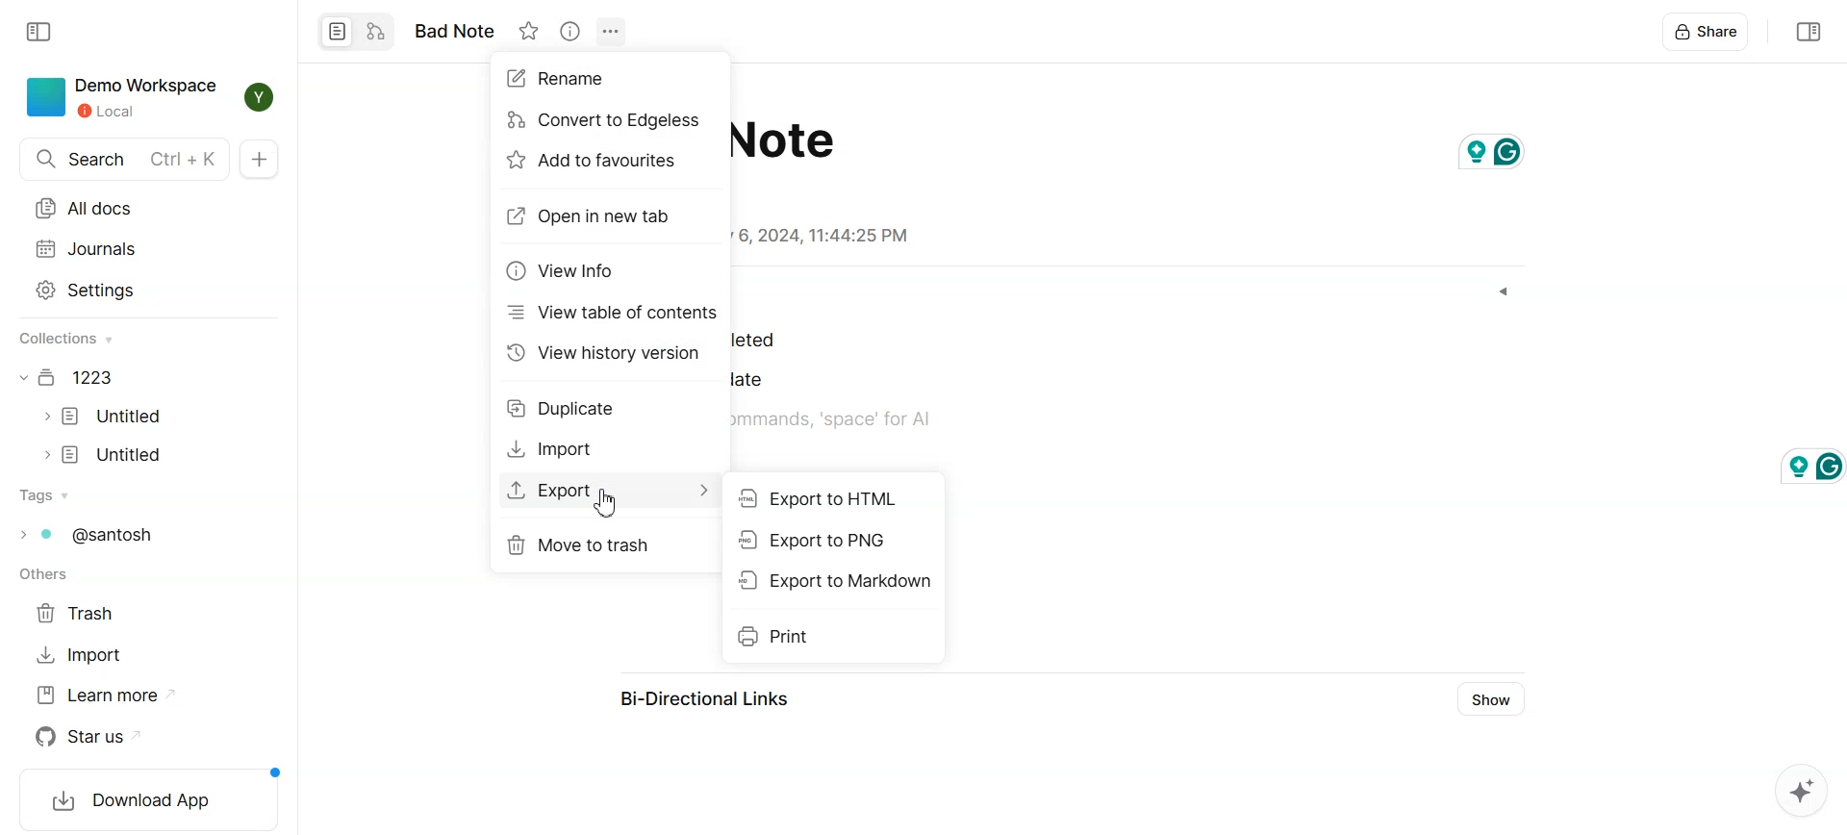 Image resolution: width=1847 pixels, height=835 pixels. Describe the element at coordinates (602, 217) in the screenshot. I see `Open in new tab` at that location.